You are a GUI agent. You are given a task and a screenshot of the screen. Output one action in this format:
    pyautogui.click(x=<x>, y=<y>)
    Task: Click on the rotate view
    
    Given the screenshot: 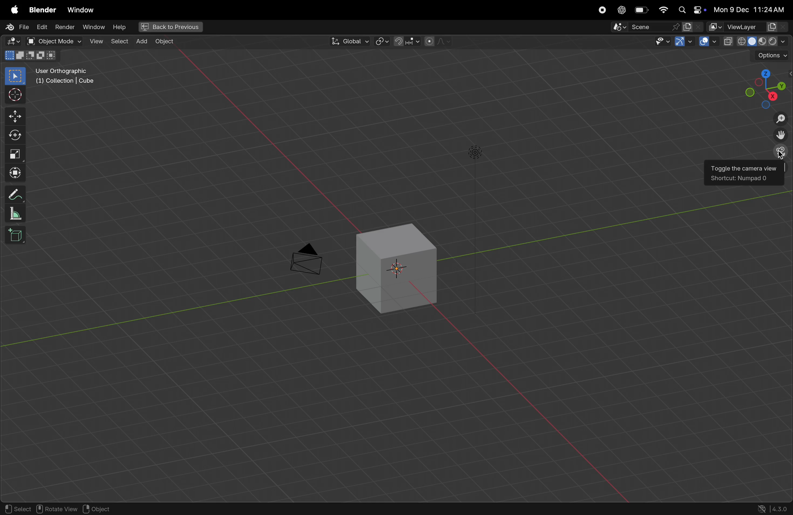 What is the action you would take?
    pyautogui.click(x=56, y=509)
    